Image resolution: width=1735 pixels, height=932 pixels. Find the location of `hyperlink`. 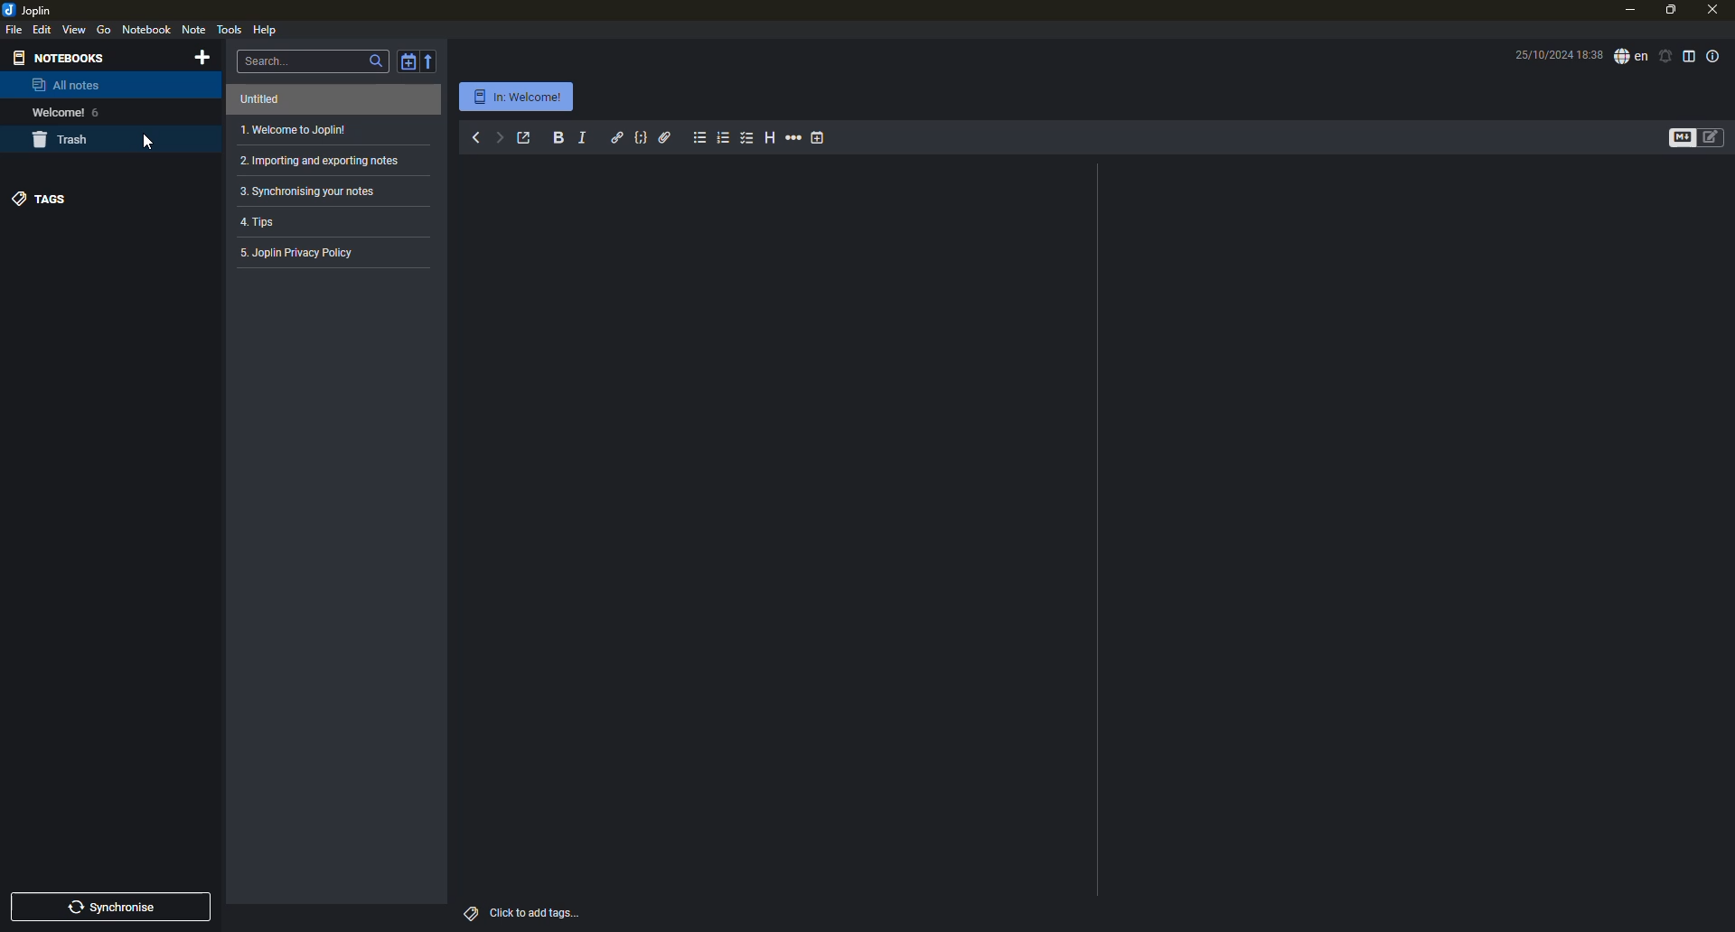

hyperlink is located at coordinates (616, 136).